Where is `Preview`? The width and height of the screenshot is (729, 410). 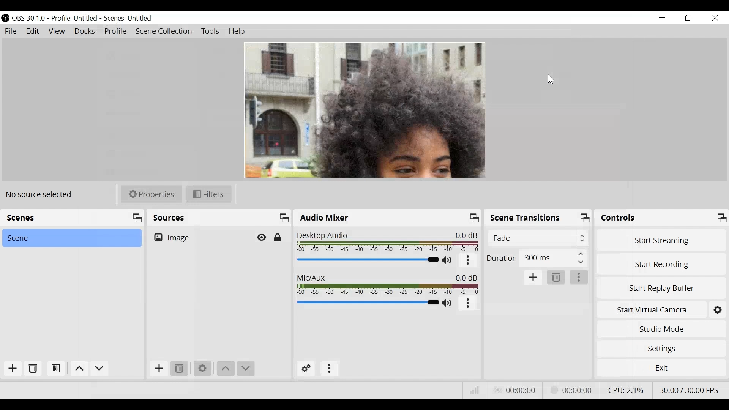
Preview is located at coordinates (365, 110).